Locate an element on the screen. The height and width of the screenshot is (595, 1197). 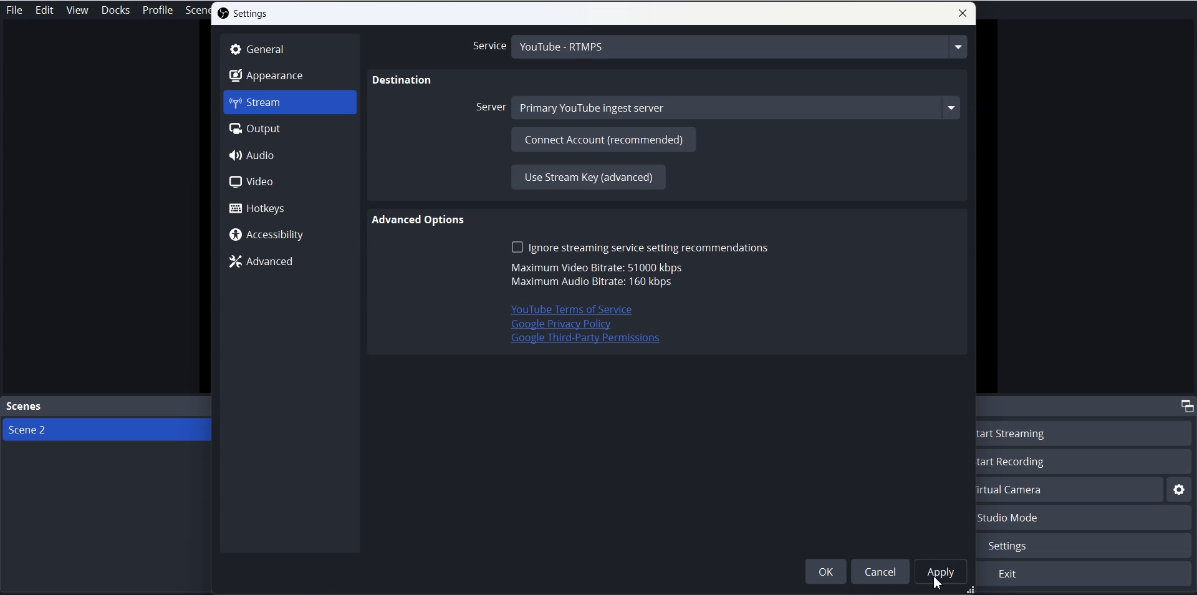
Cancel is located at coordinates (879, 571).